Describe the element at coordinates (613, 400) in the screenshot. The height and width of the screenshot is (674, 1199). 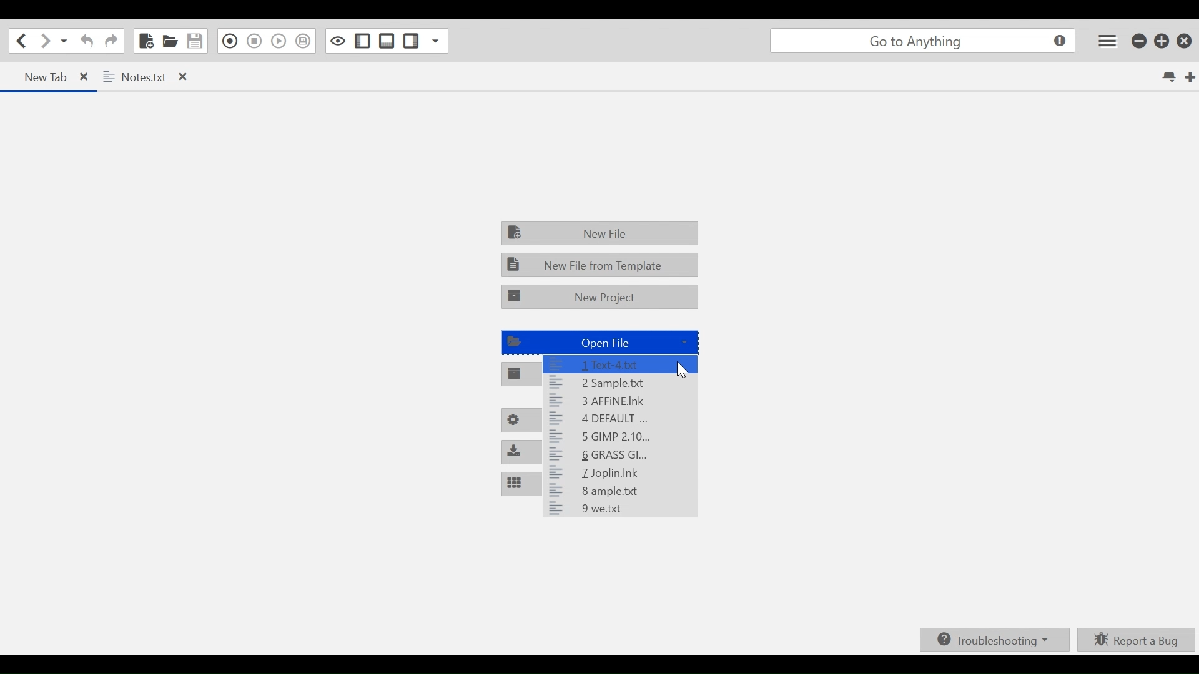
I see `3 AFFINE.Ink` at that location.